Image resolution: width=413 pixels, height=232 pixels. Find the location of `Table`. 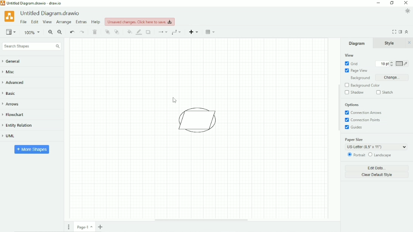

Table is located at coordinates (211, 32).